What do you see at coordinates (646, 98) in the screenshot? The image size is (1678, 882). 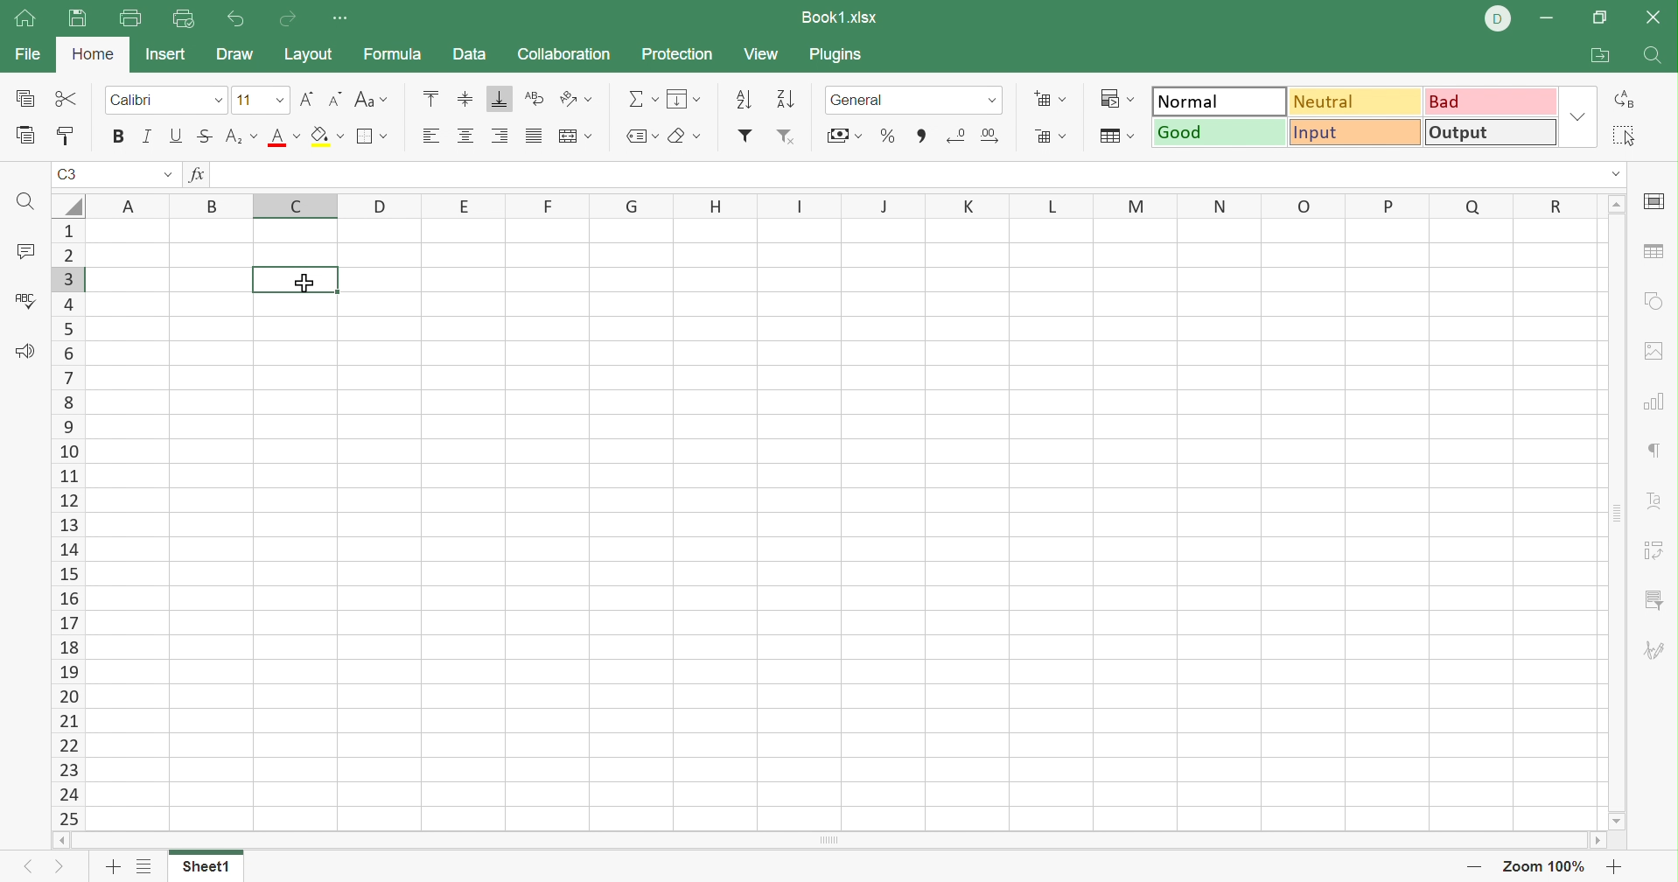 I see `Summation` at bounding box center [646, 98].